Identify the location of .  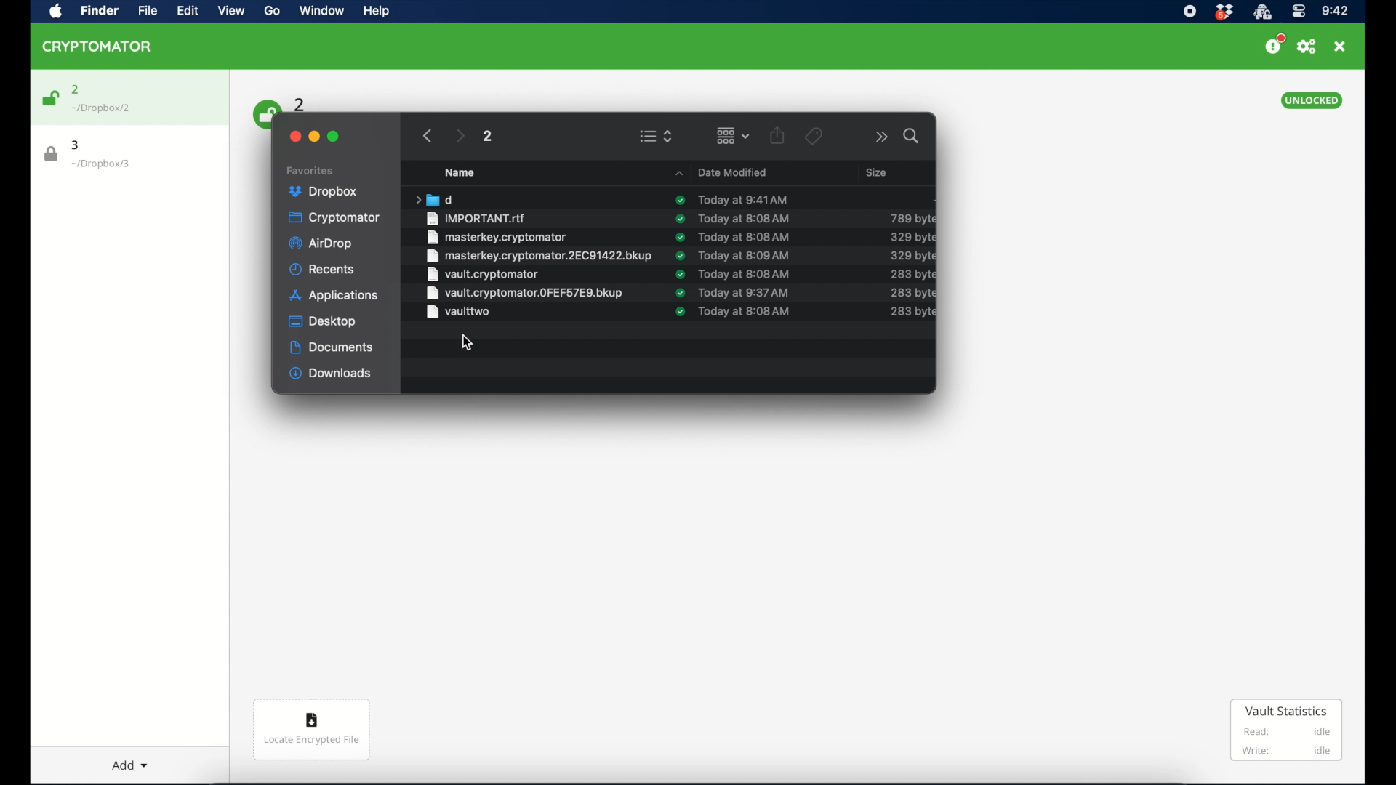
(743, 219).